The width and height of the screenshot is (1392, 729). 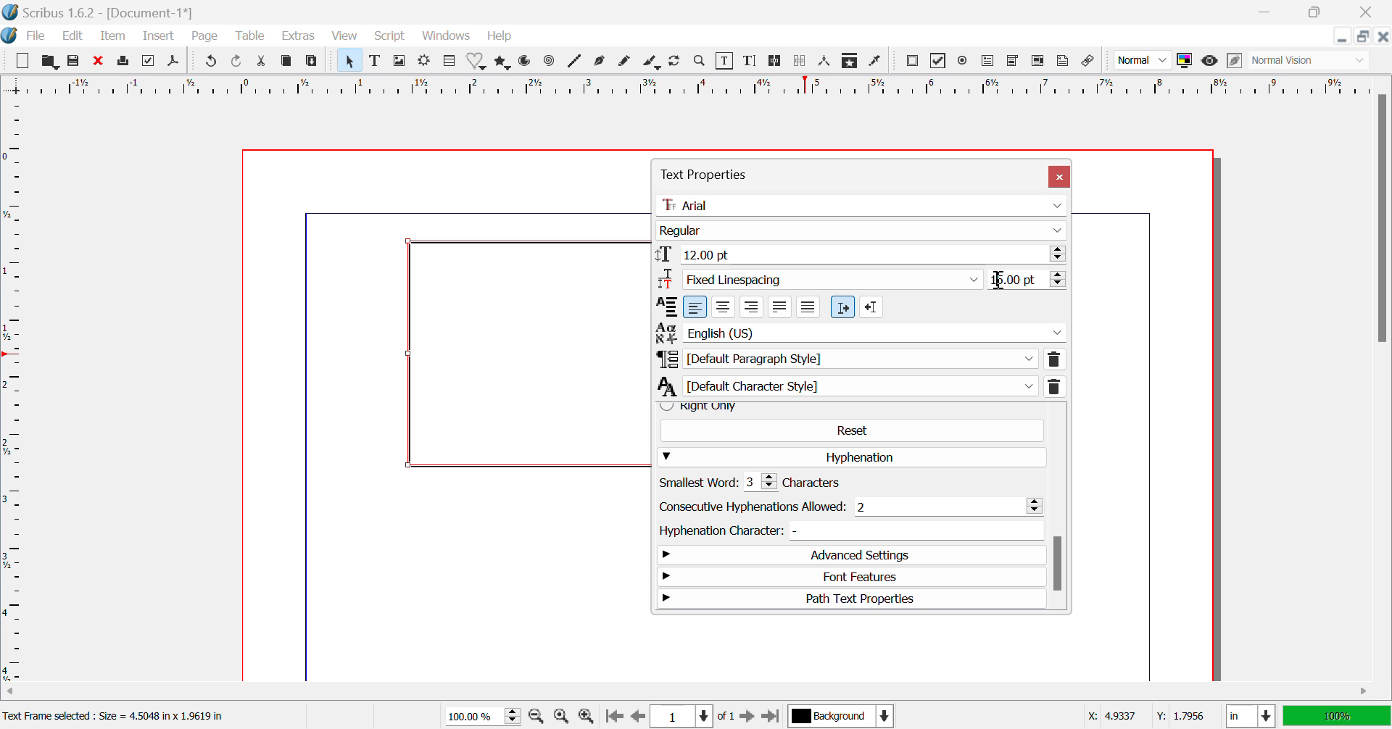 What do you see at coordinates (484, 715) in the screenshot?
I see `Zoom 100%` at bounding box center [484, 715].